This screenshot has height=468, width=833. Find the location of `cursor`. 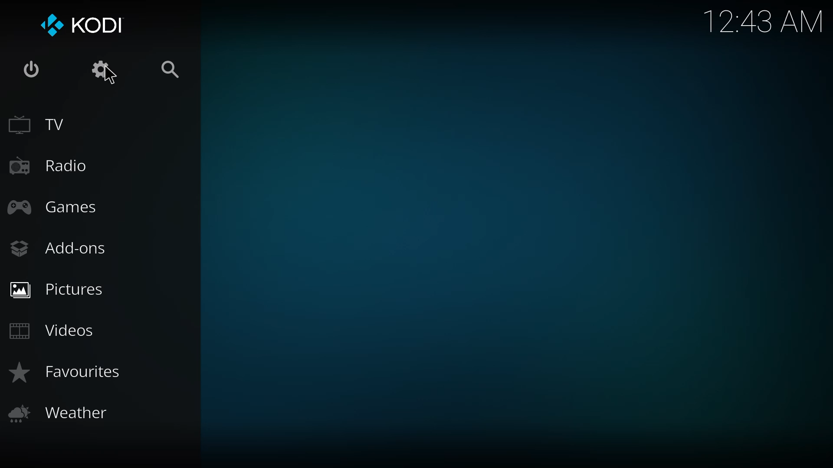

cursor is located at coordinates (110, 75).